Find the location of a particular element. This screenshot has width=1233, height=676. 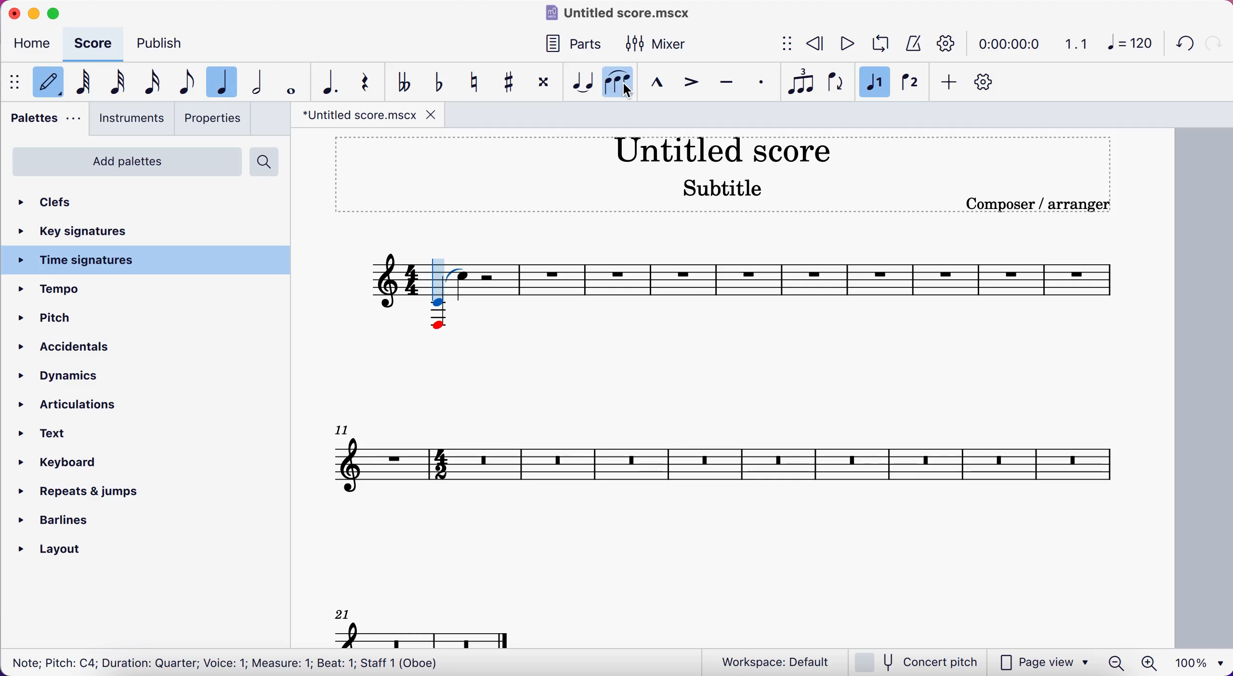

slur is located at coordinates (617, 83).